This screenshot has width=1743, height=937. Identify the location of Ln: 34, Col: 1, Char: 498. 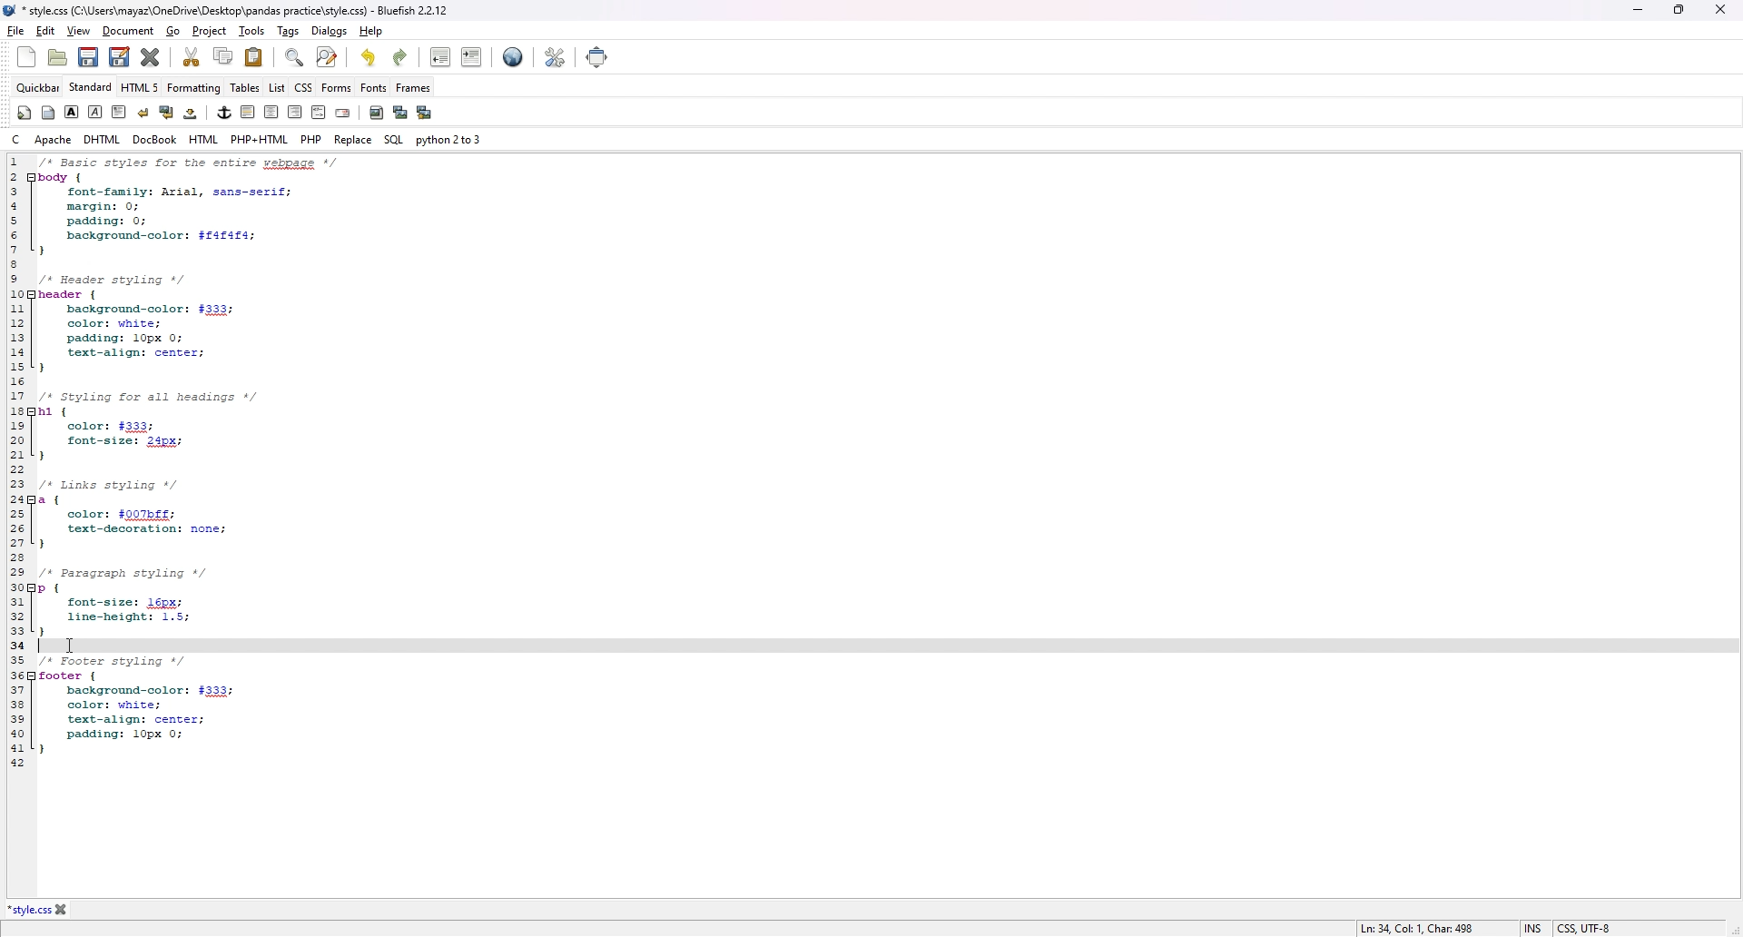
(1418, 927).